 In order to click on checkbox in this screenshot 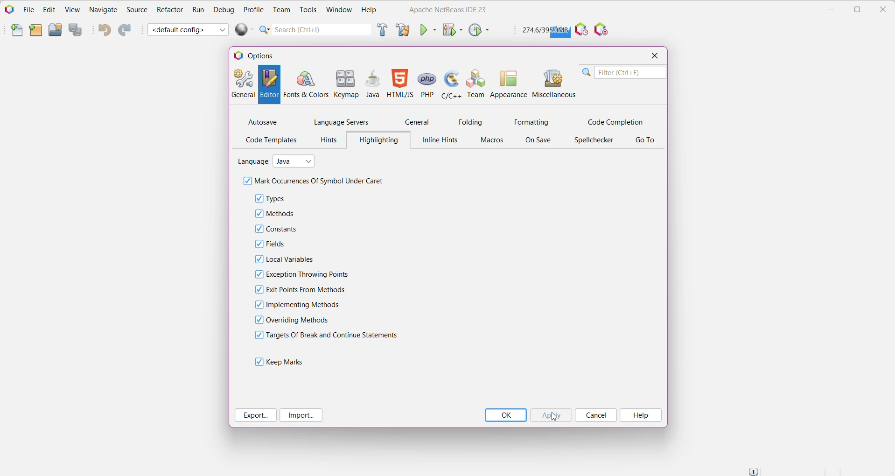, I will do `click(258, 228)`.